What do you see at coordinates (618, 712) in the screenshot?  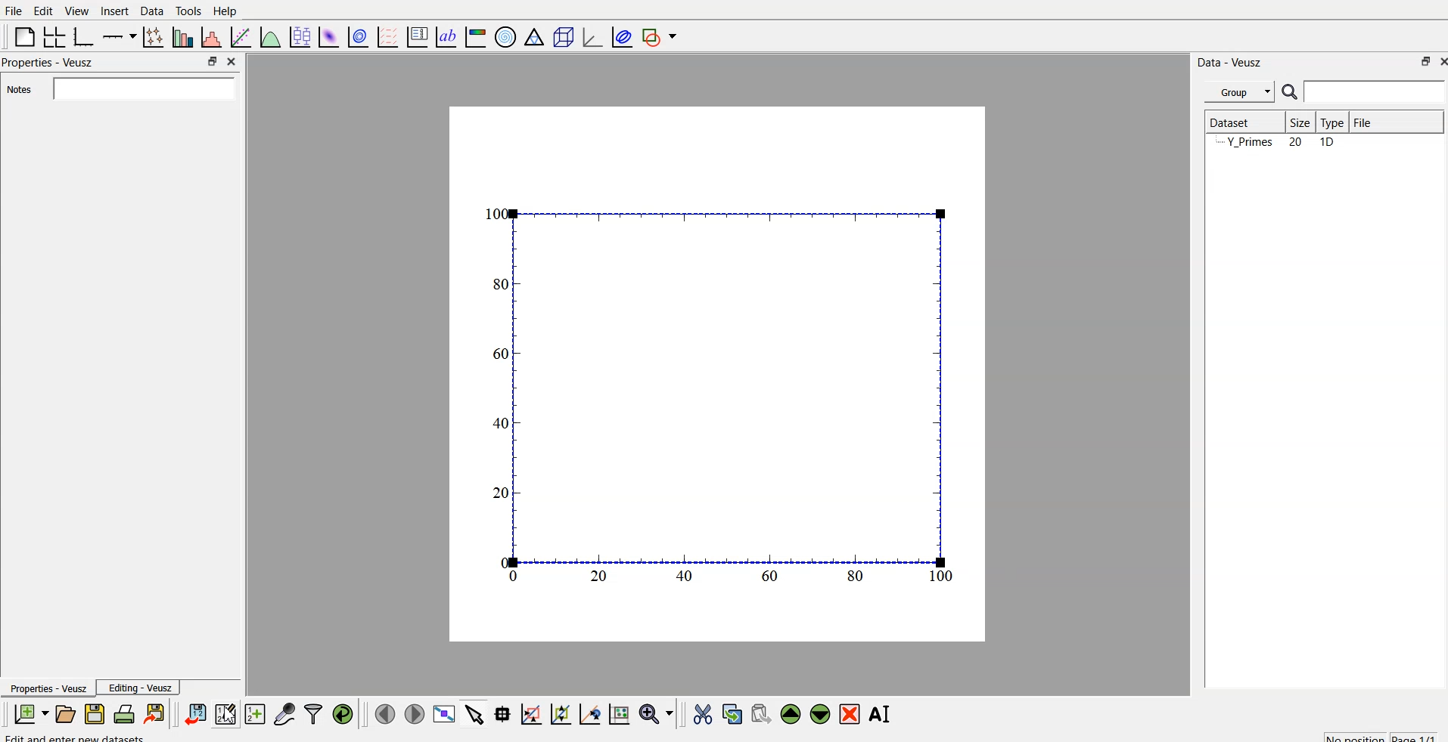 I see `reset graph axes` at bounding box center [618, 712].